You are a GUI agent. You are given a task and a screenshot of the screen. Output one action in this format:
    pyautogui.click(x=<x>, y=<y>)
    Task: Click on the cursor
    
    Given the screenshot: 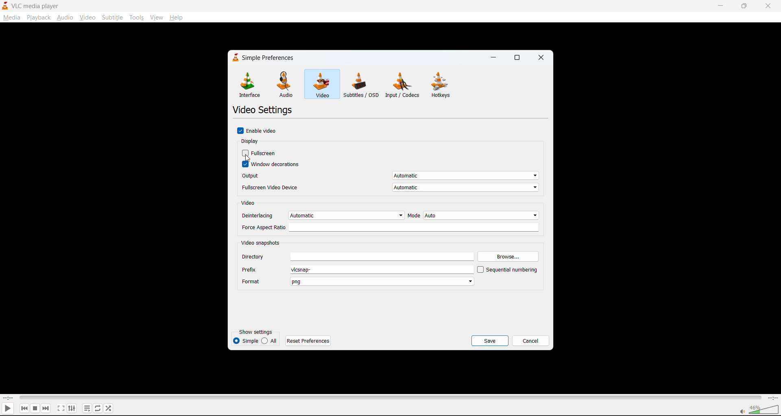 What is the action you would take?
    pyautogui.click(x=248, y=159)
    